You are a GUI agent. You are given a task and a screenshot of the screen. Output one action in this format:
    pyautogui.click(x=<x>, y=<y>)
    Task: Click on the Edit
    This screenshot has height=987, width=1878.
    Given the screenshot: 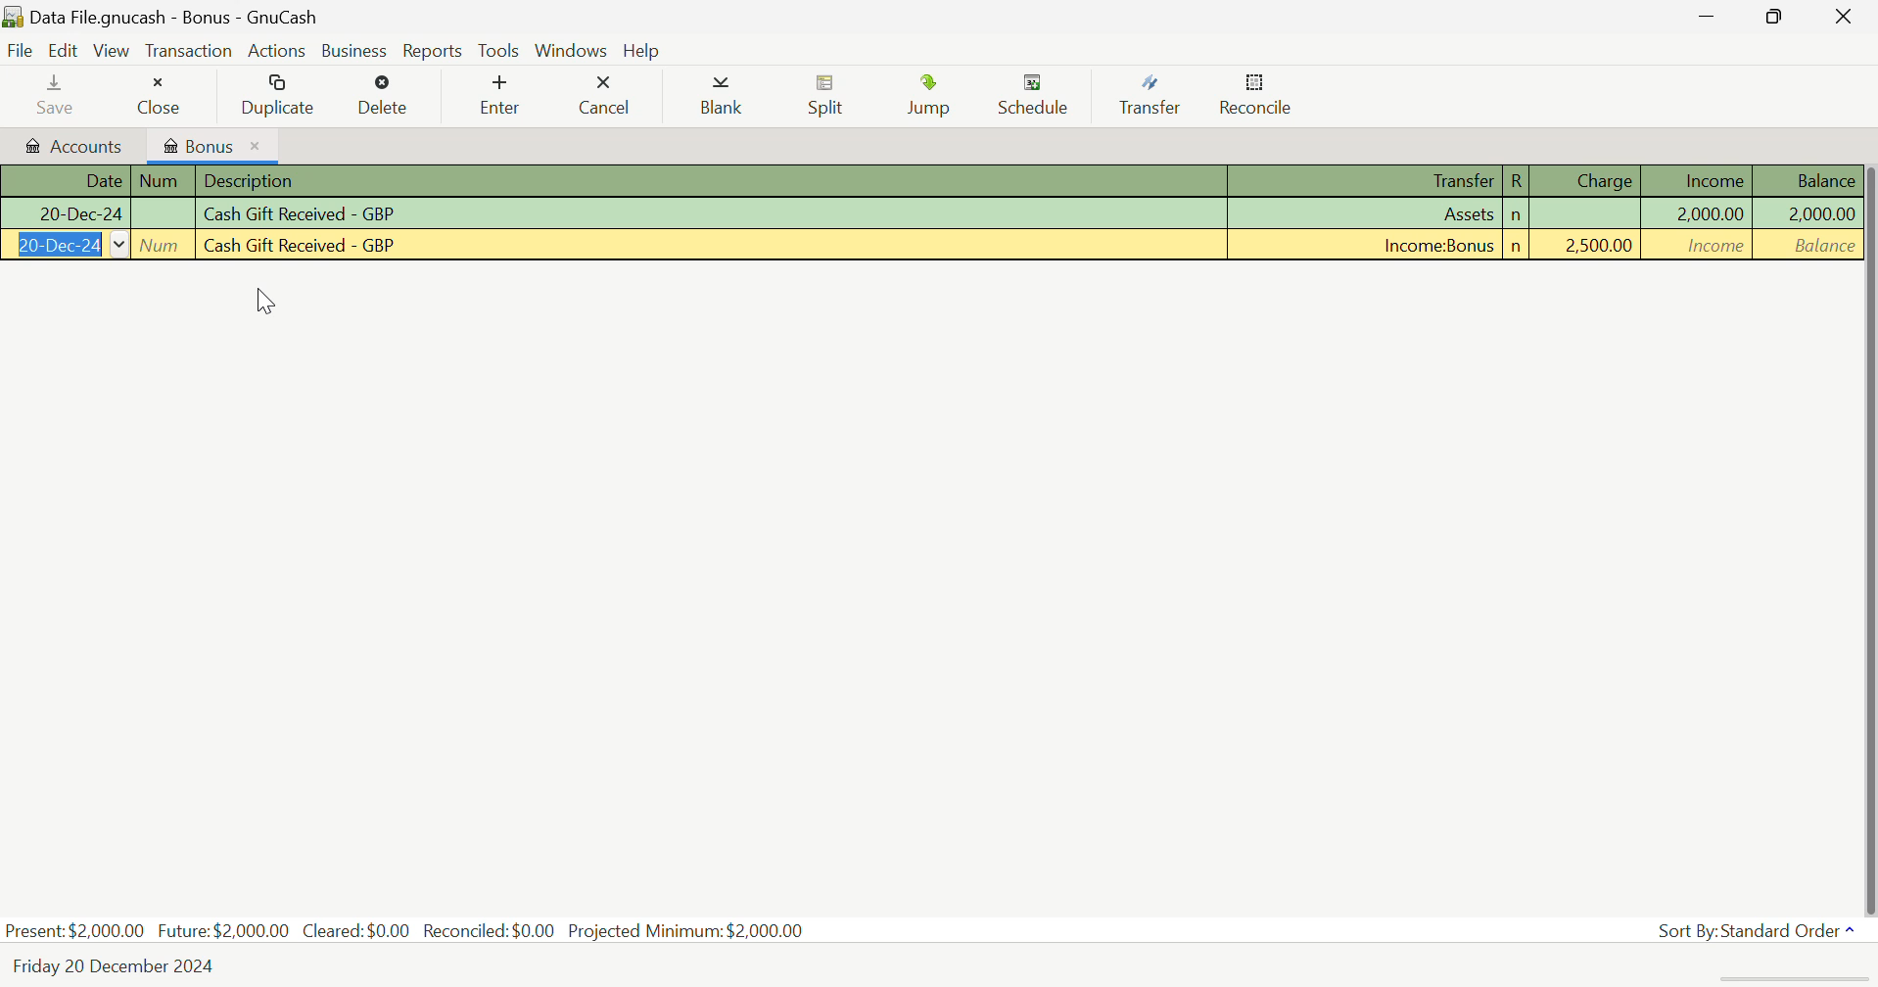 What is the action you would take?
    pyautogui.click(x=67, y=51)
    